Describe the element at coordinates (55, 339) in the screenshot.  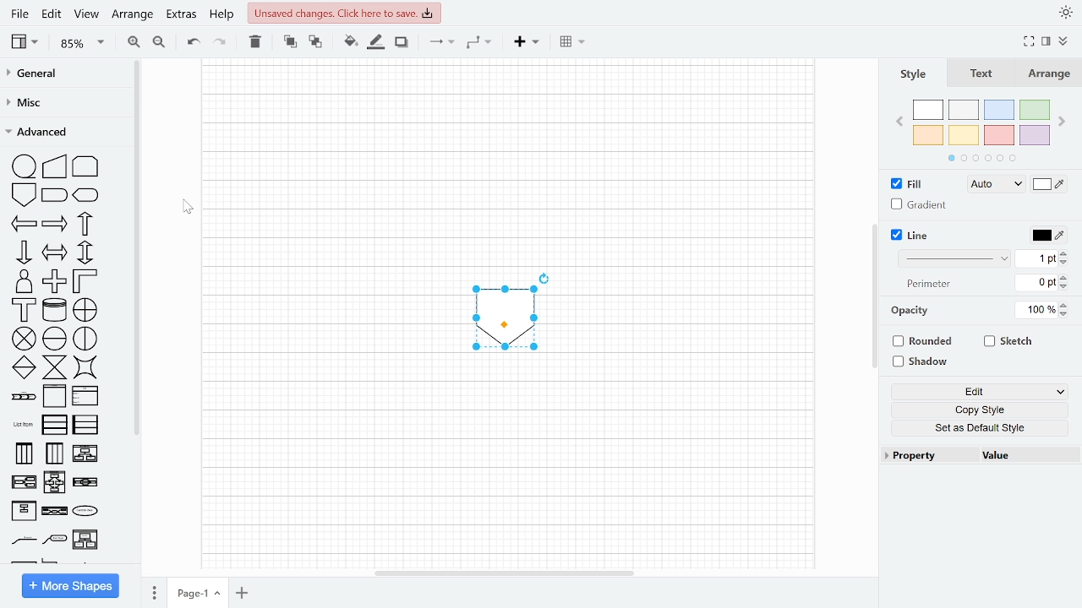
I see `ellipse with horizontal connector` at that location.